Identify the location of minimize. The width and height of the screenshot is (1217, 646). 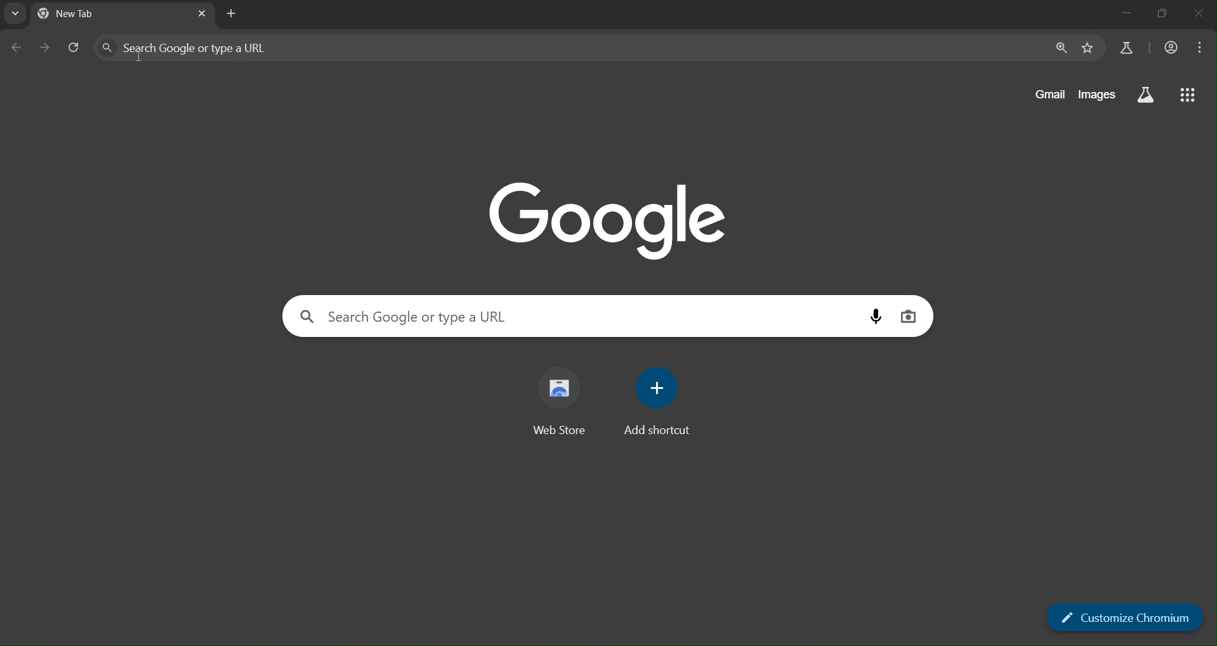
(1128, 13).